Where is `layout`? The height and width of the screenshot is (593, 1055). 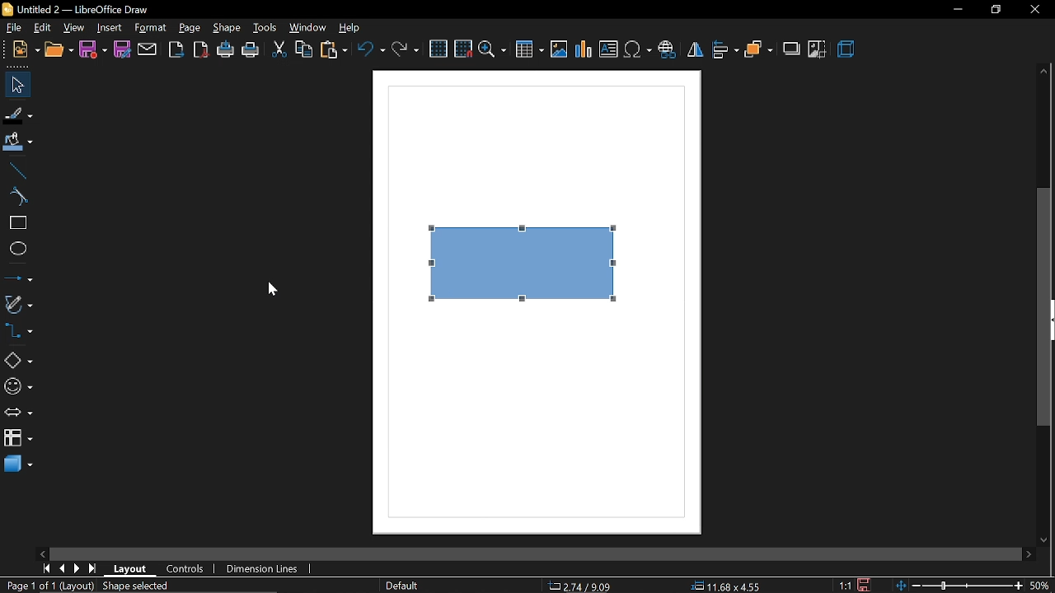 layout is located at coordinates (130, 569).